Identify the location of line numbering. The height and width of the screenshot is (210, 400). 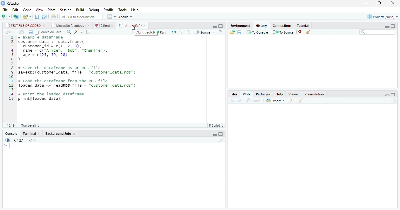
(11, 68).